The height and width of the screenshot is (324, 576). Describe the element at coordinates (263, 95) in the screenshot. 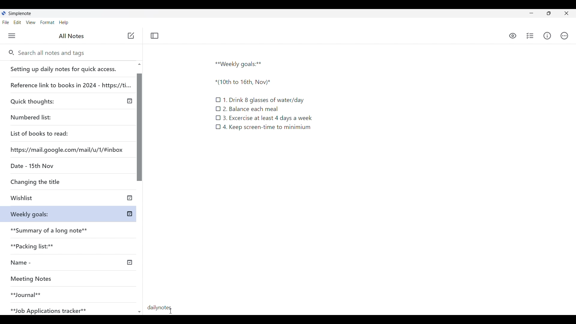

I see `Text in current note` at that location.